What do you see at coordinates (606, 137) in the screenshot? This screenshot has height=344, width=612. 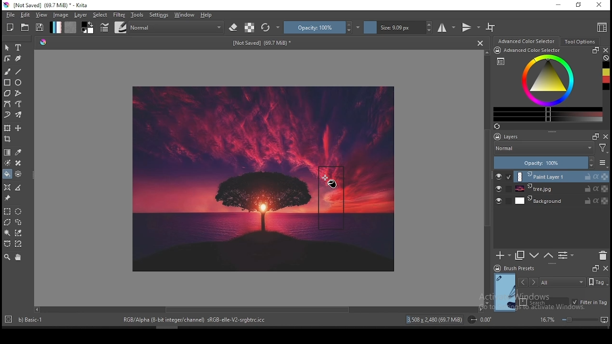 I see `close docker` at bounding box center [606, 137].